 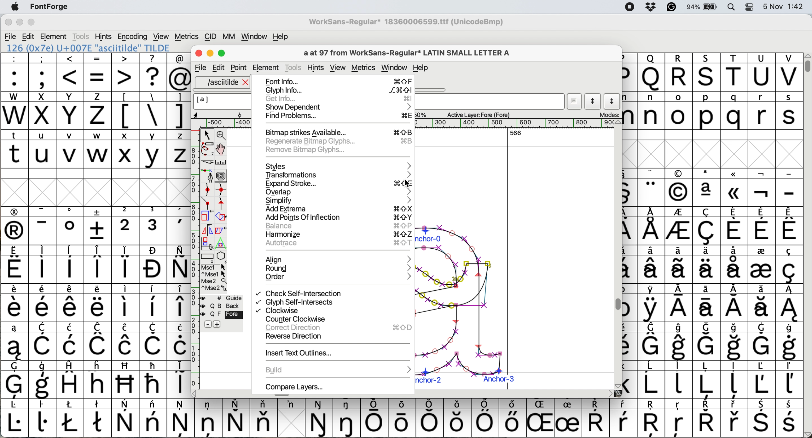 I want to click on Horizontal scale, so click(x=228, y=122).